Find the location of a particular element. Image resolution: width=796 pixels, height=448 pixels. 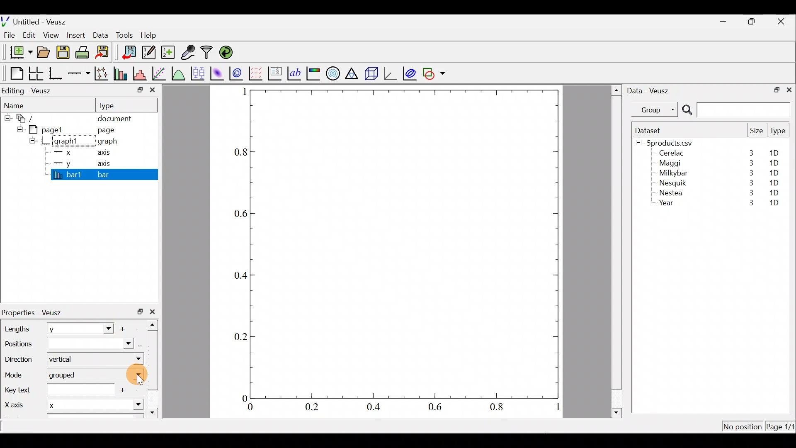

Print the document is located at coordinates (85, 52).